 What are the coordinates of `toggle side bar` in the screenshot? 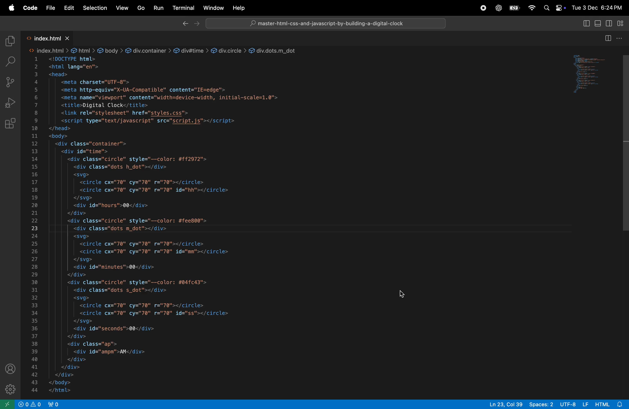 It's located at (586, 24).